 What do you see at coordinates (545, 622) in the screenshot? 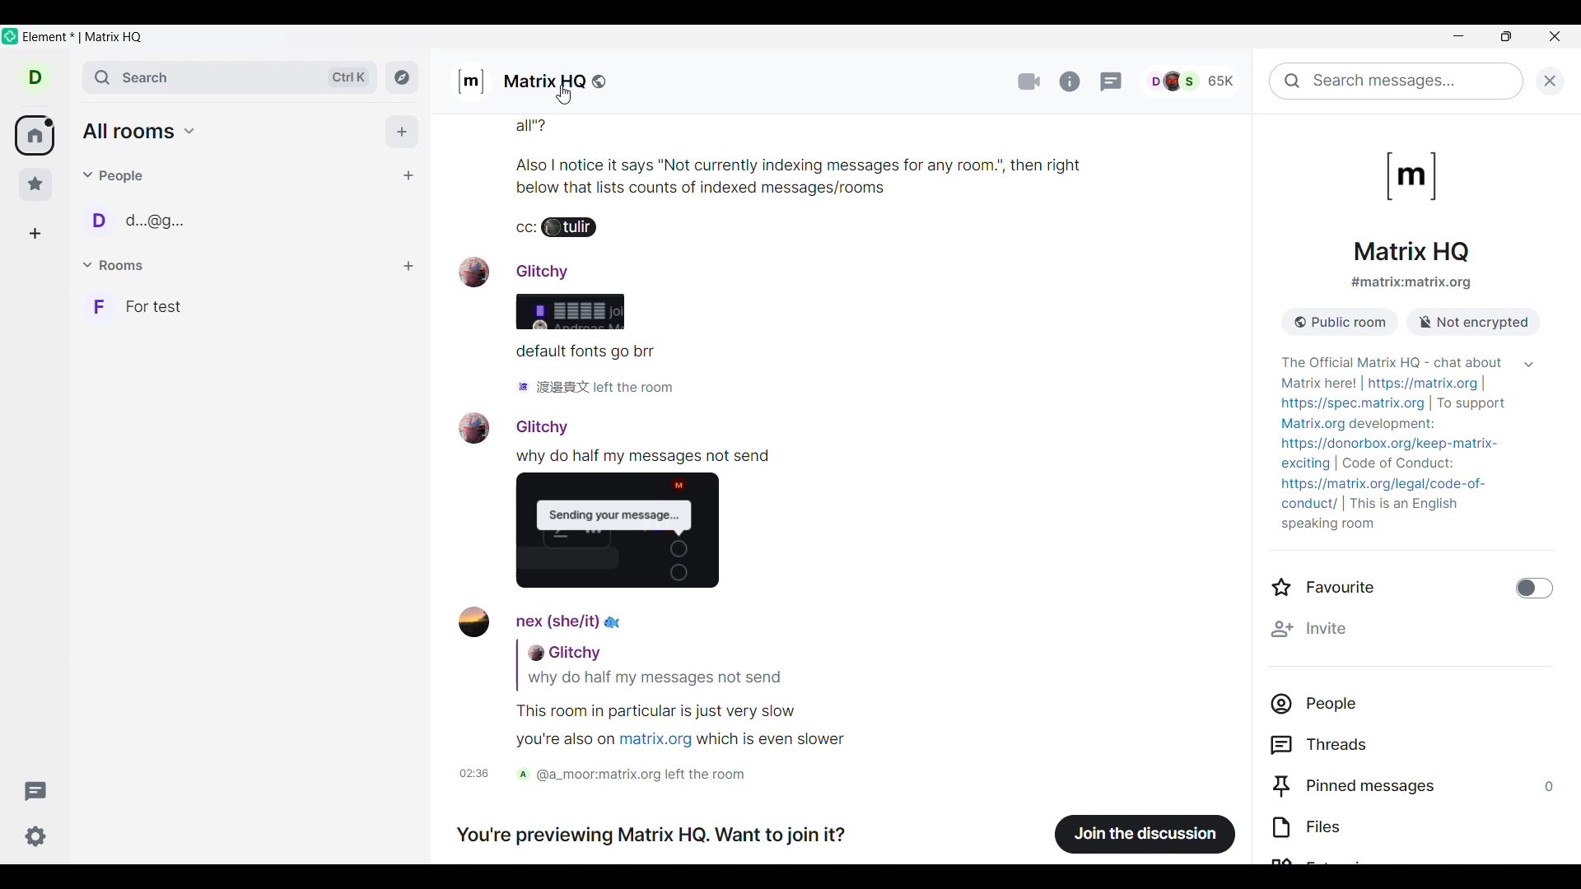
I see `nex (she/it)` at bounding box center [545, 622].